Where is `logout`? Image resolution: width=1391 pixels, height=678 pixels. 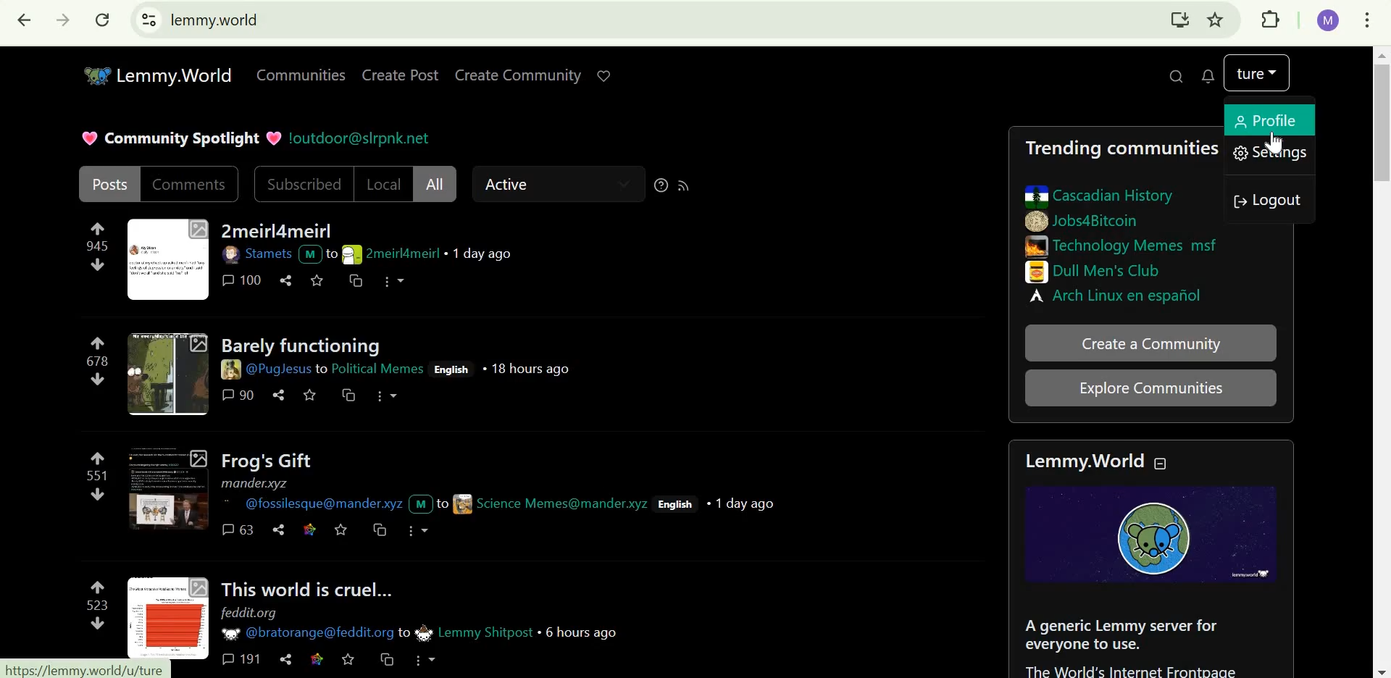
logout is located at coordinates (1268, 198).